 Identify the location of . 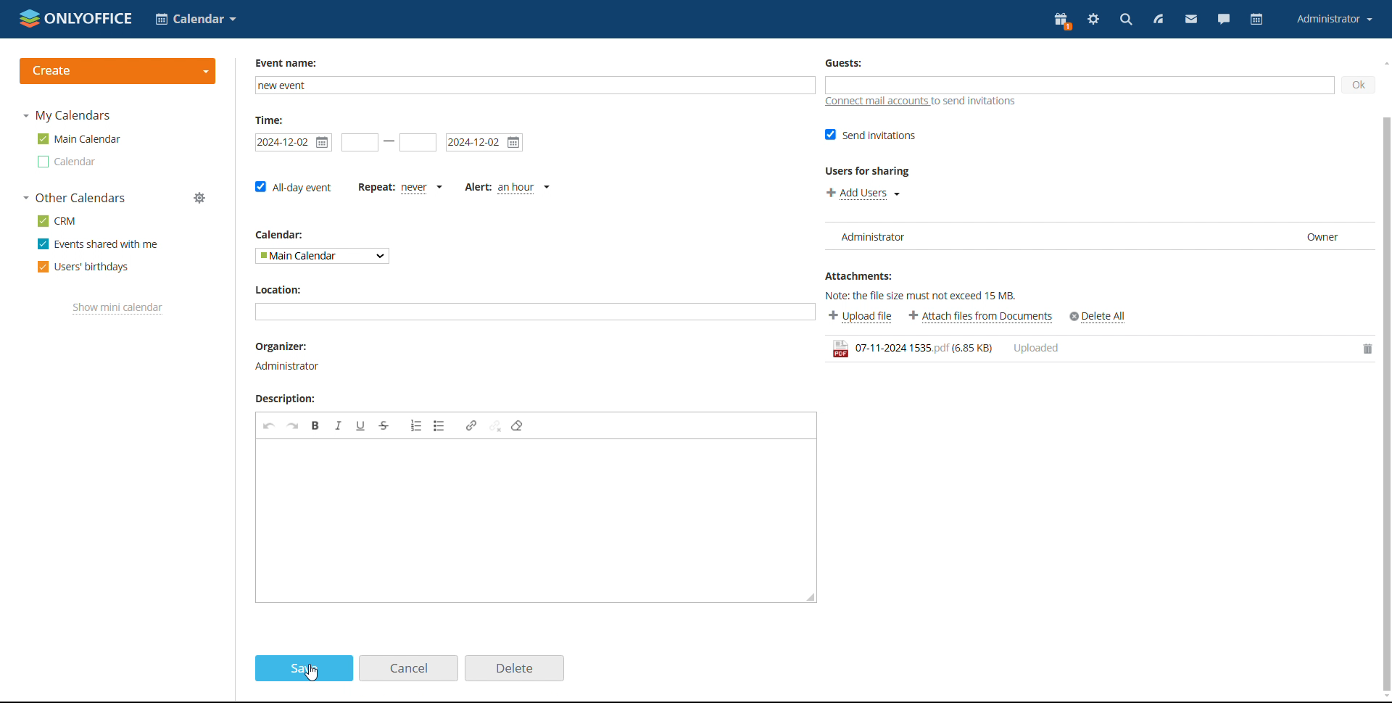
(199, 196).